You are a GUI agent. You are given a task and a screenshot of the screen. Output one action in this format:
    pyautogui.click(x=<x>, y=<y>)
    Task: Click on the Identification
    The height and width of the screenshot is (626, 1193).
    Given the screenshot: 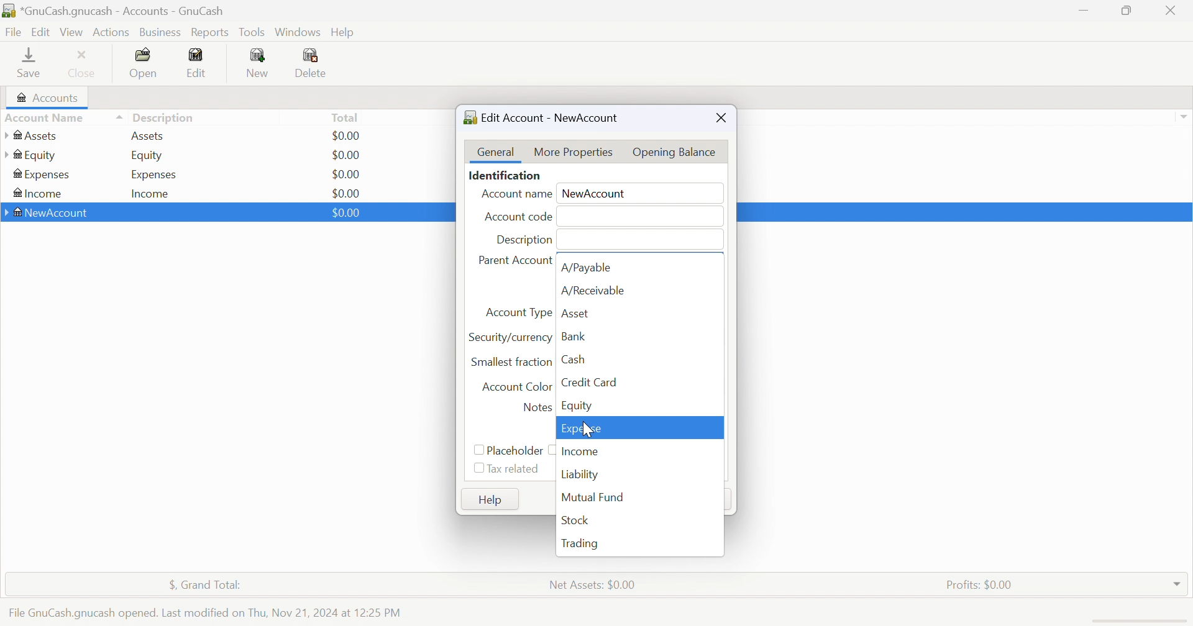 What is the action you would take?
    pyautogui.click(x=506, y=176)
    